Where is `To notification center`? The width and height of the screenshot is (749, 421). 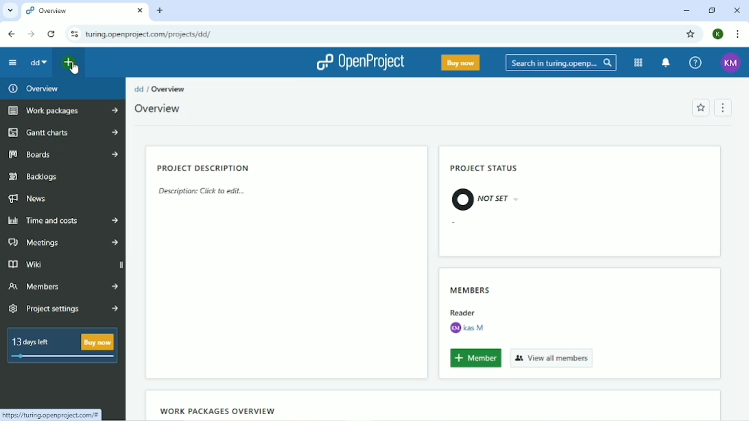
To notification center is located at coordinates (666, 63).